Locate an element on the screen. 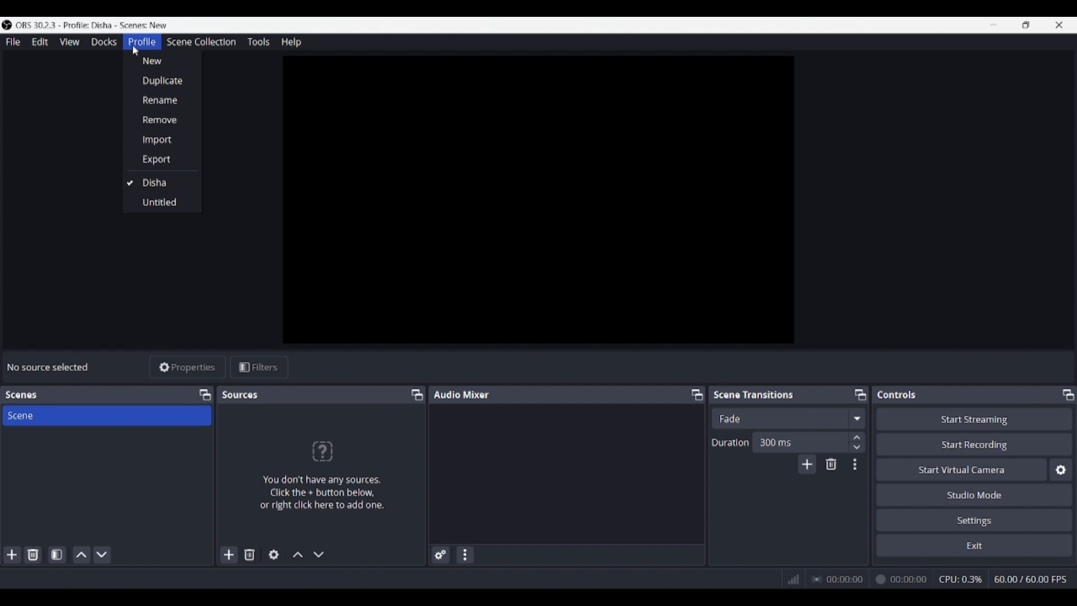  Network is located at coordinates (790, 579).